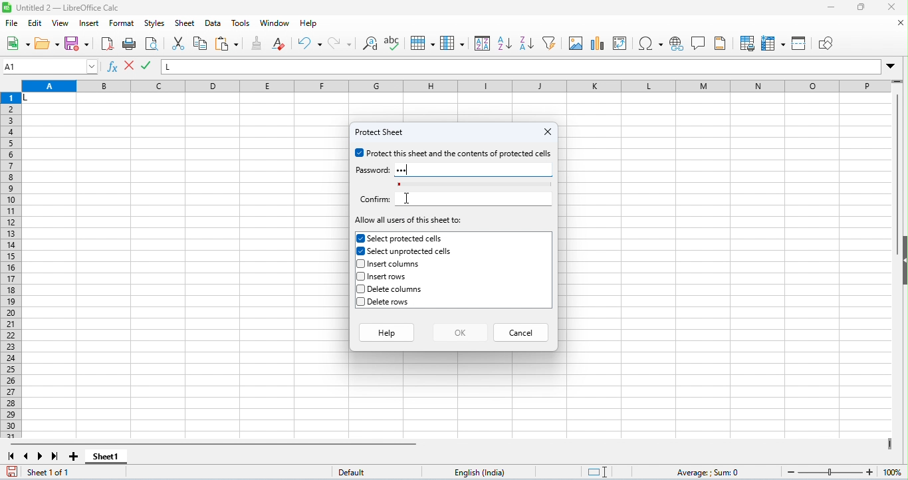 This screenshot has height=480, width=908. What do you see at coordinates (483, 43) in the screenshot?
I see `sort` at bounding box center [483, 43].